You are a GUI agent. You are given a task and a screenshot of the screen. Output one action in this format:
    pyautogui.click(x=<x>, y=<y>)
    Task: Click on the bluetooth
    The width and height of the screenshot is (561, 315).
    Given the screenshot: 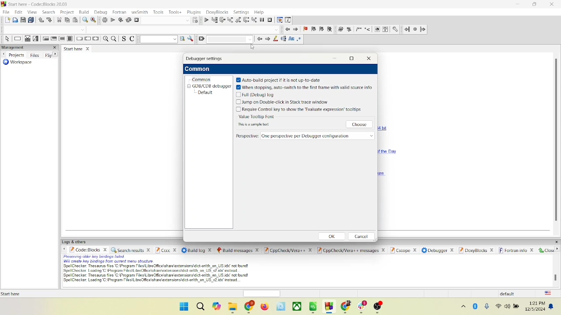 What is the action you would take?
    pyautogui.click(x=476, y=308)
    